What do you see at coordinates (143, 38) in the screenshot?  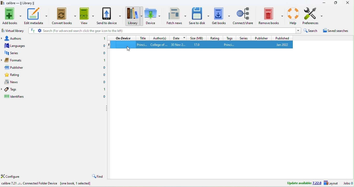 I see `title` at bounding box center [143, 38].